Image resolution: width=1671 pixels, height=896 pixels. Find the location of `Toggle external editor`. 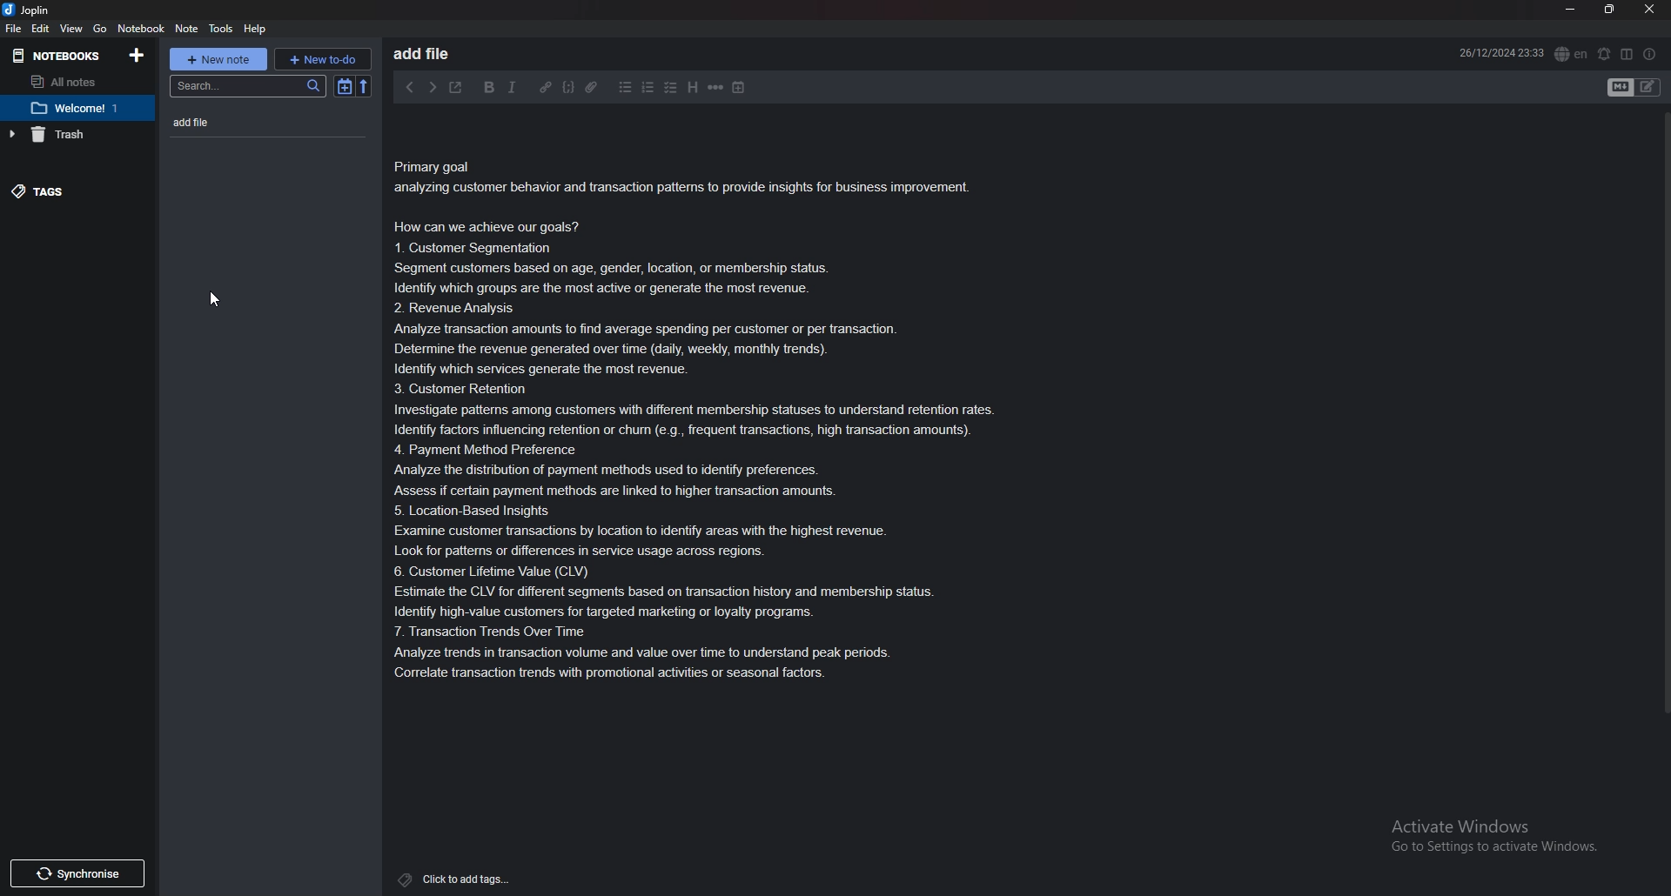

Toggle external editor is located at coordinates (458, 88).